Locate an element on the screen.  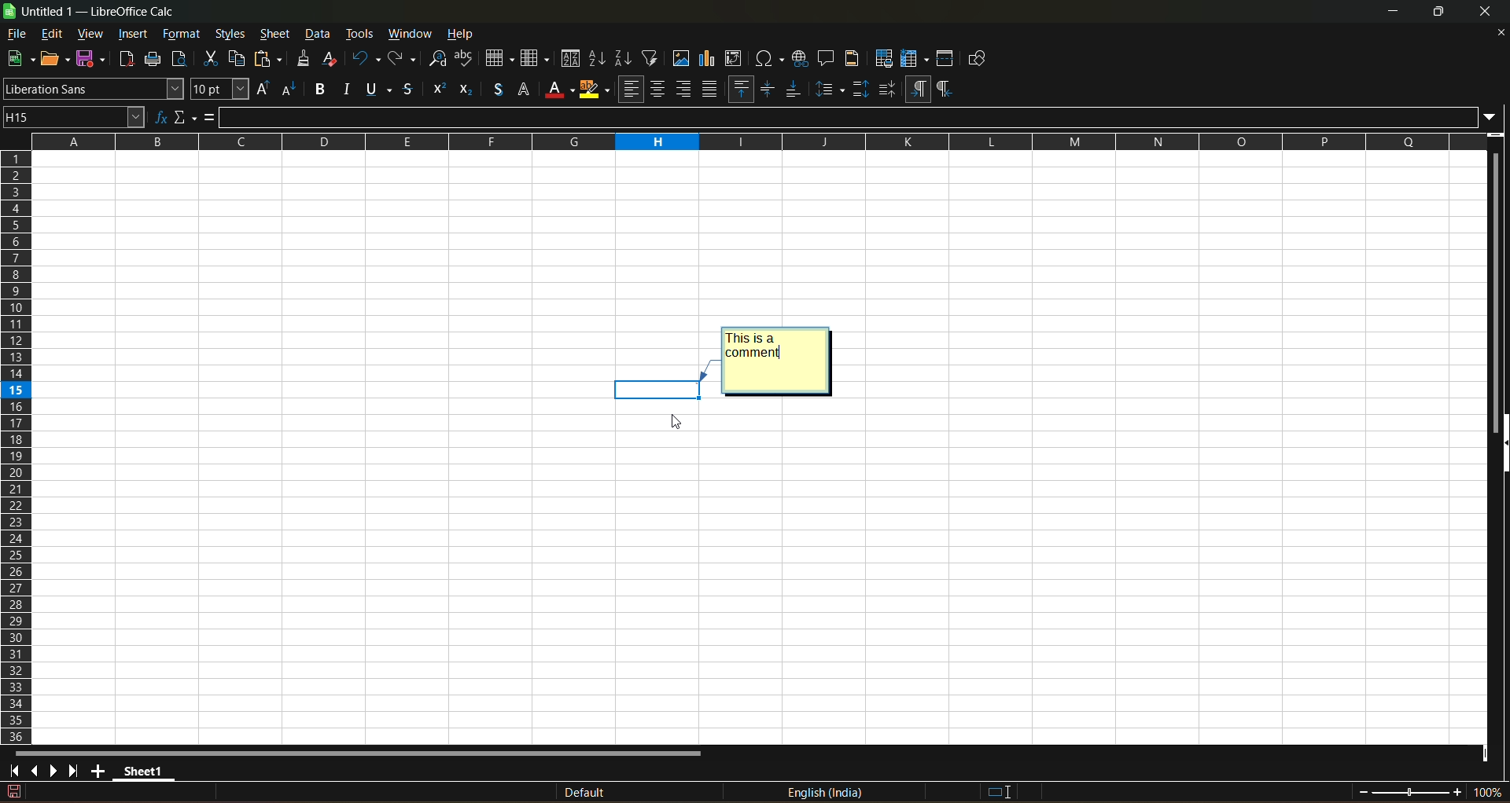
align left is located at coordinates (437, 90).